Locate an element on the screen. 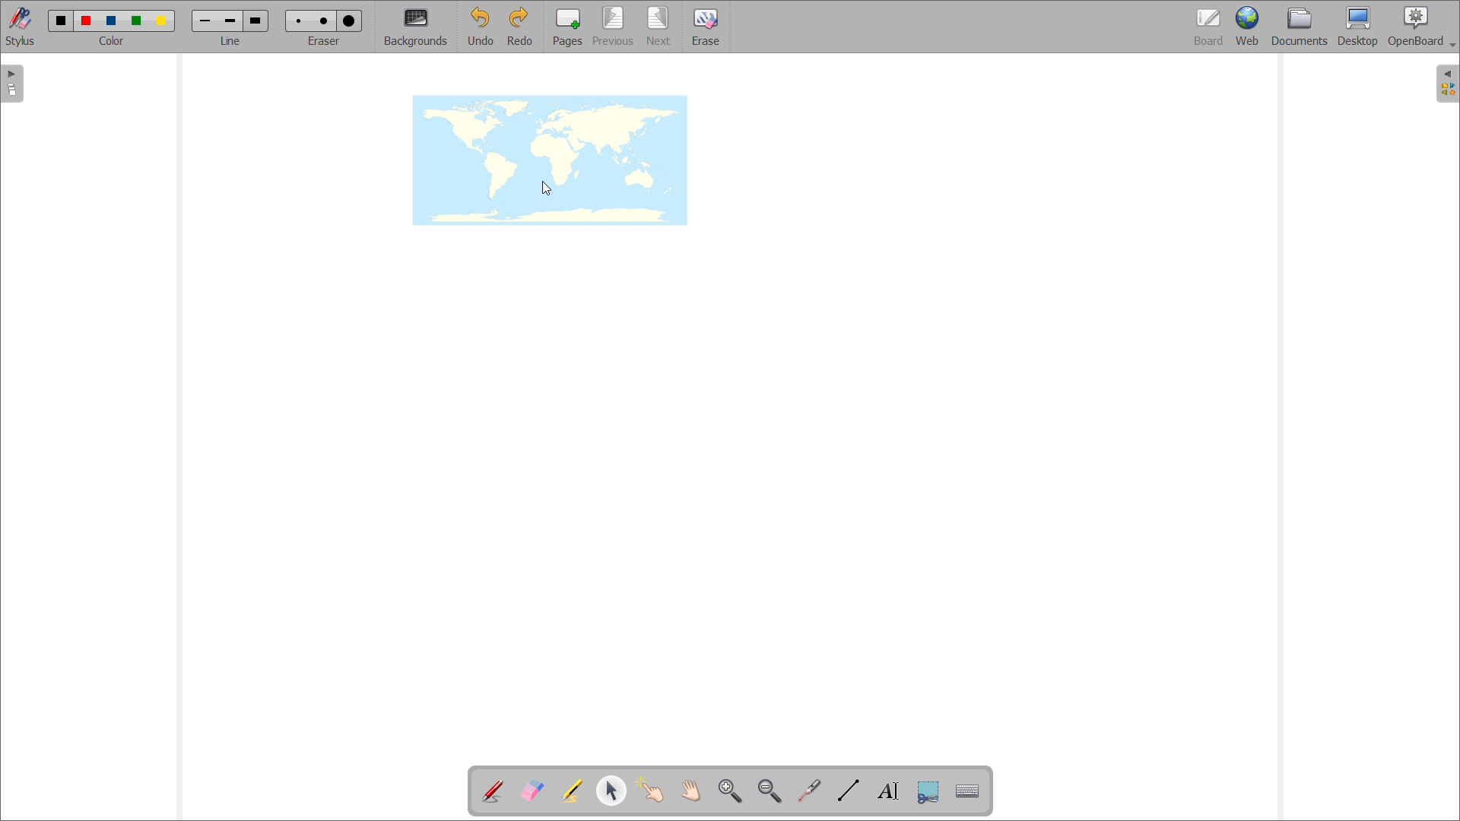 Image resolution: width=1460 pixels, height=821 pixels. next page is located at coordinates (659, 26).